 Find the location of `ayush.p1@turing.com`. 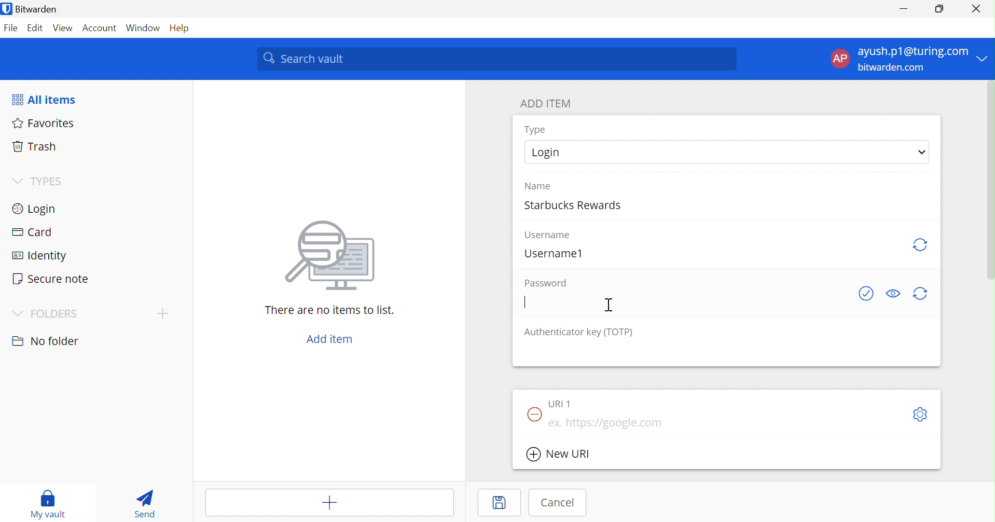

ayush.p1@turing.com is located at coordinates (913, 51).